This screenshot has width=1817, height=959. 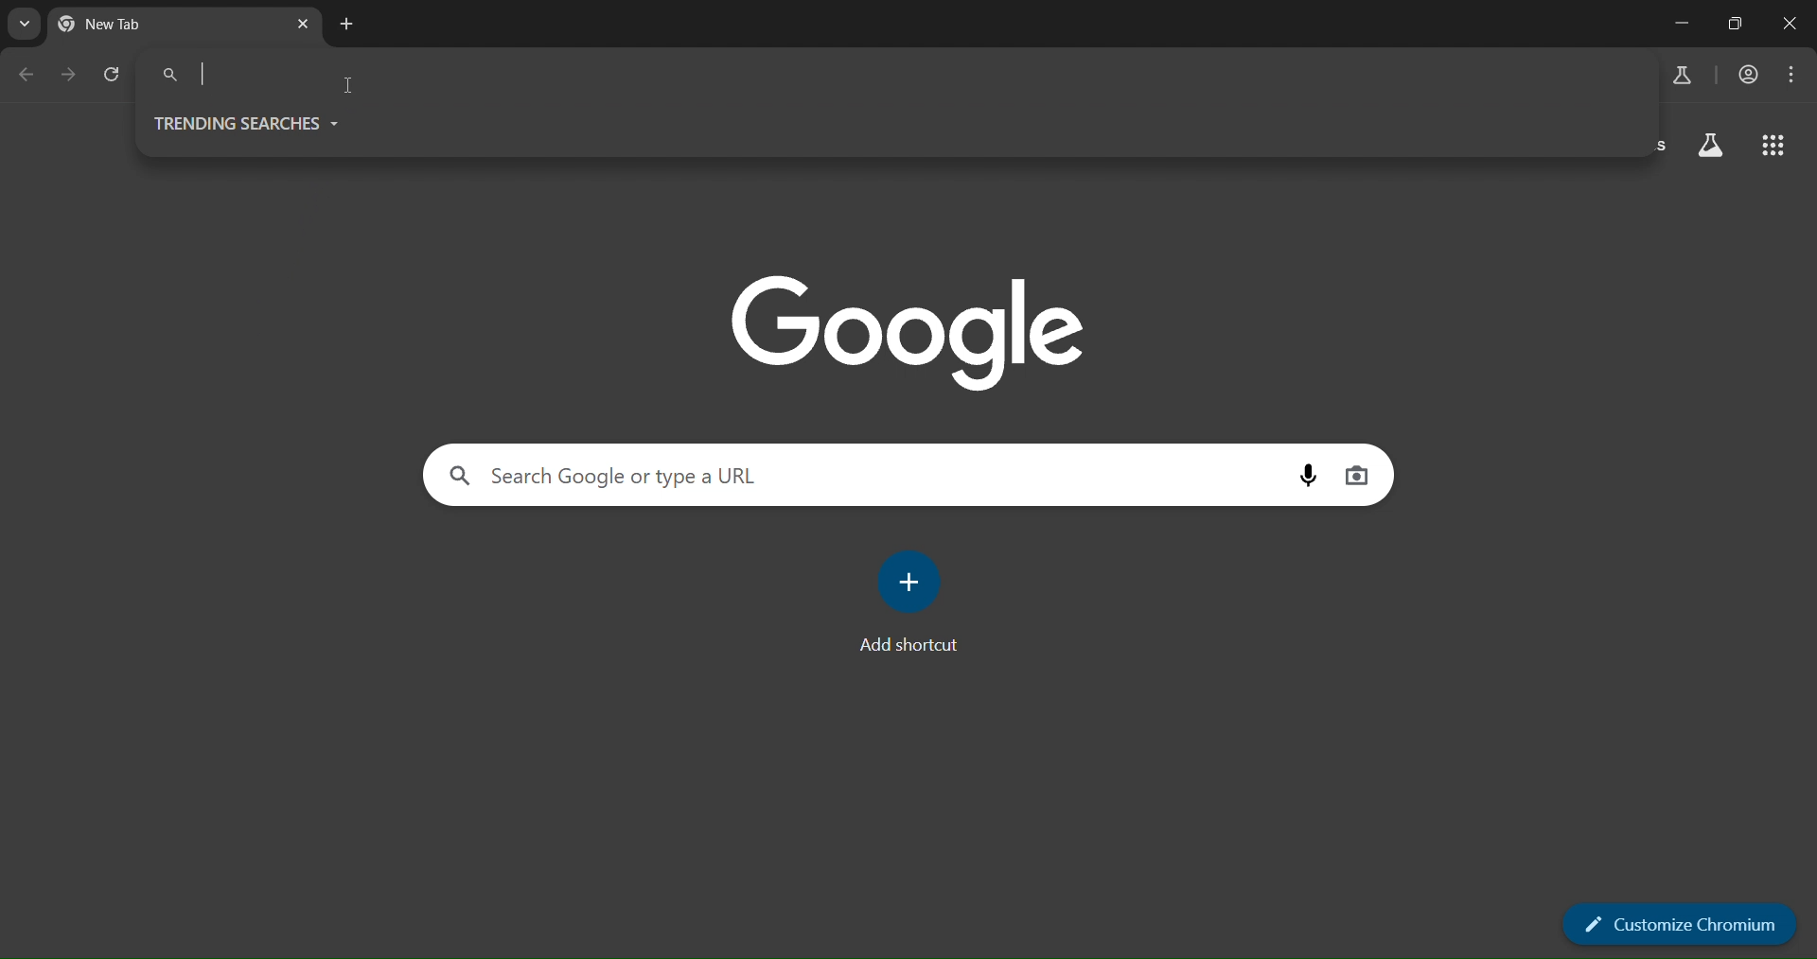 I want to click on Search Google or type a URL, so click(x=855, y=476).